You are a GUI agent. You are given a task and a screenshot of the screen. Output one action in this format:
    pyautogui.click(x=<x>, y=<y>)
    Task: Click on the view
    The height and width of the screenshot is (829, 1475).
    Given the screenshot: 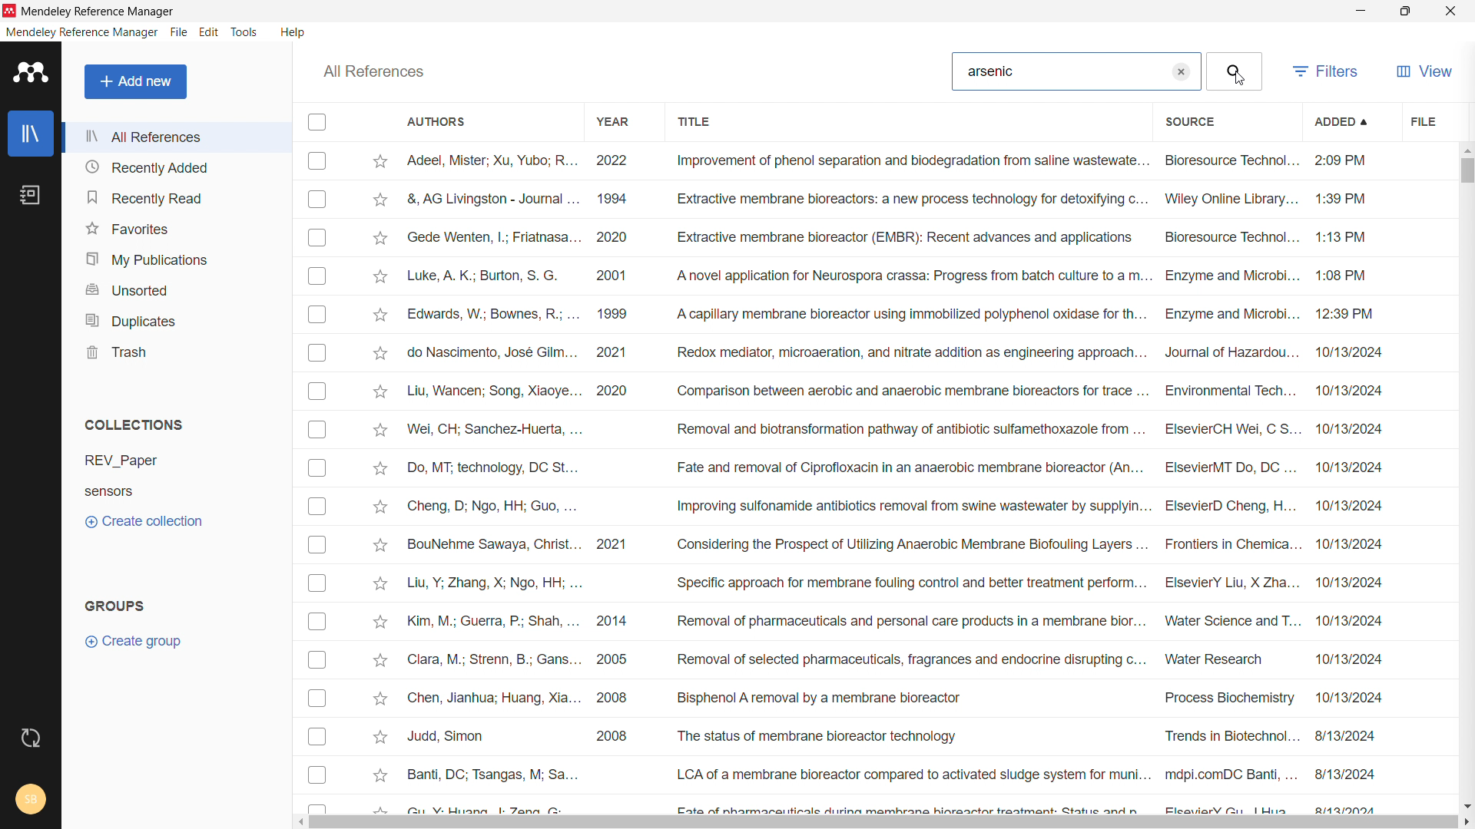 What is the action you would take?
    pyautogui.click(x=1425, y=69)
    